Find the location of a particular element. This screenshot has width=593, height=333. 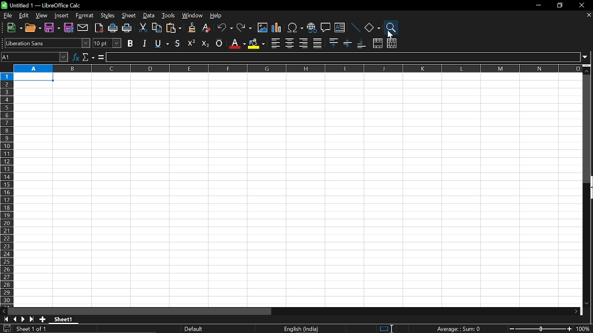

clone formatting is located at coordinates (190, 27).